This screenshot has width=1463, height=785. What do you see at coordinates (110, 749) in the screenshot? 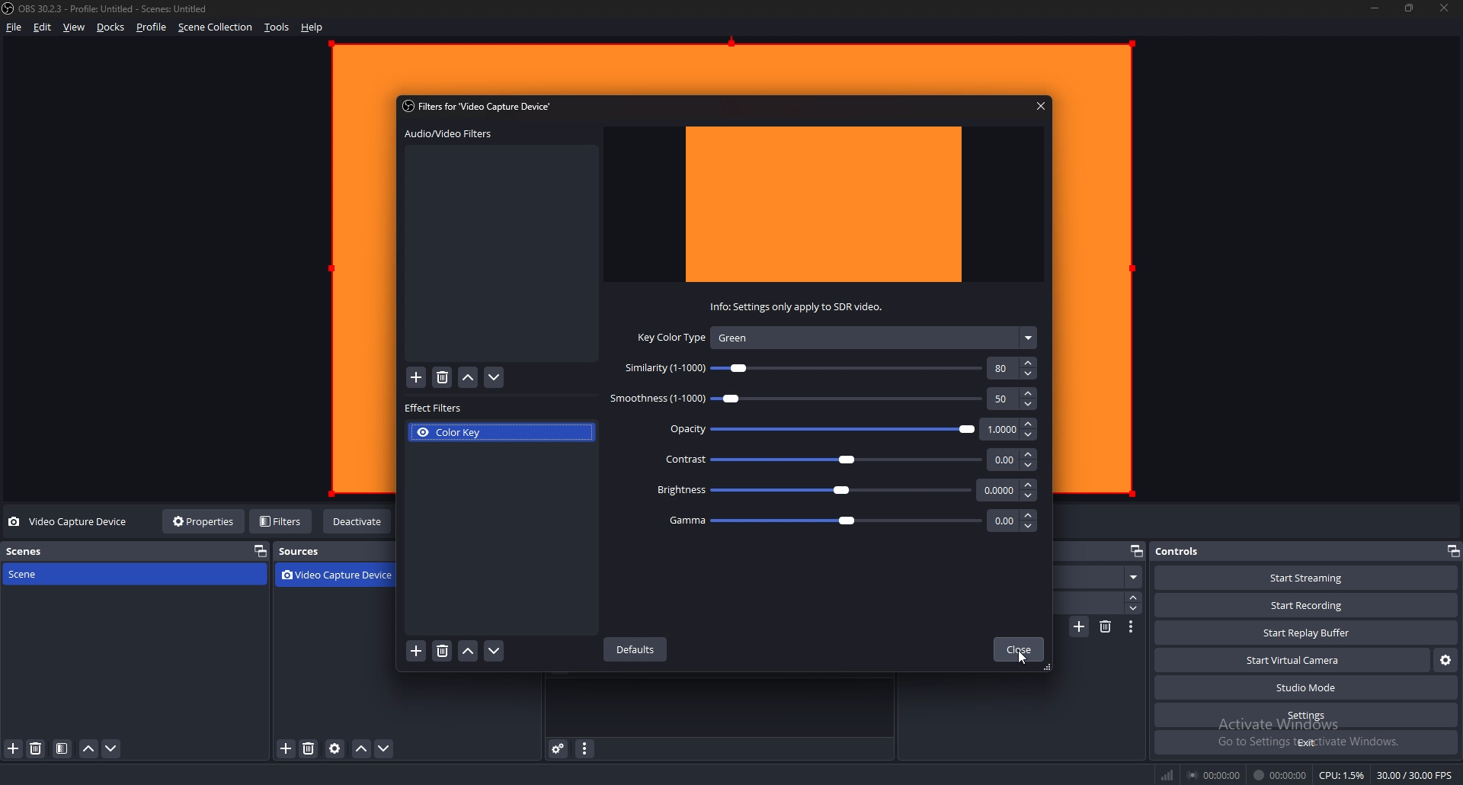
I see `move scene down` at bounding box center [110, 749].